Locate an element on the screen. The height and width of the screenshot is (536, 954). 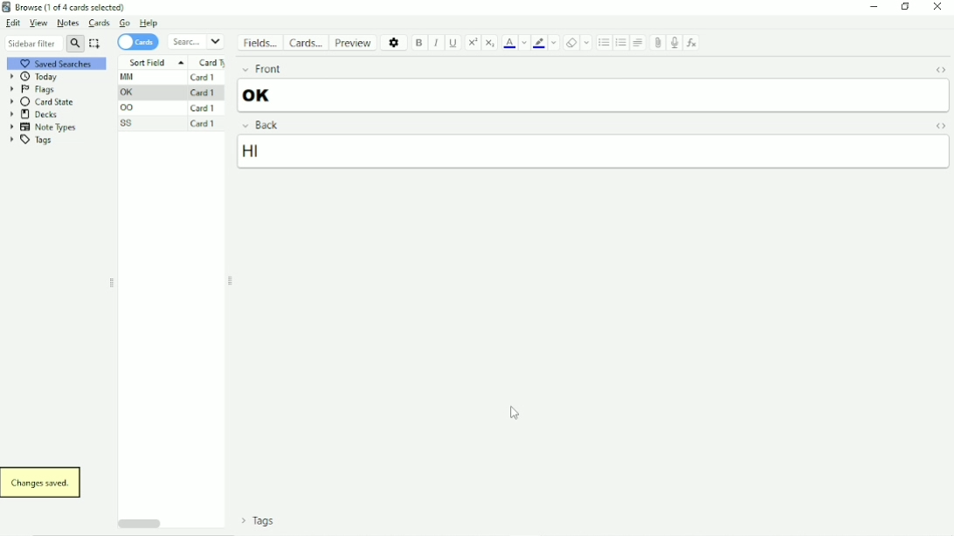
Toggle HTML Editor is located at coordinates (938, 70).